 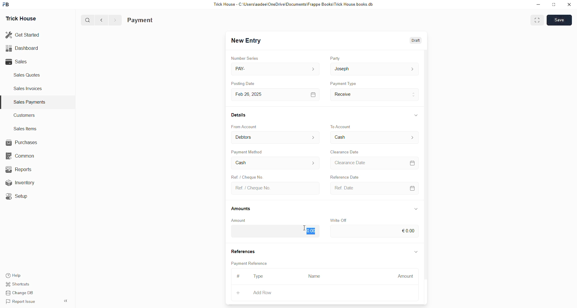 I want to click on Hide sidebar, so click(x=66, y=301).